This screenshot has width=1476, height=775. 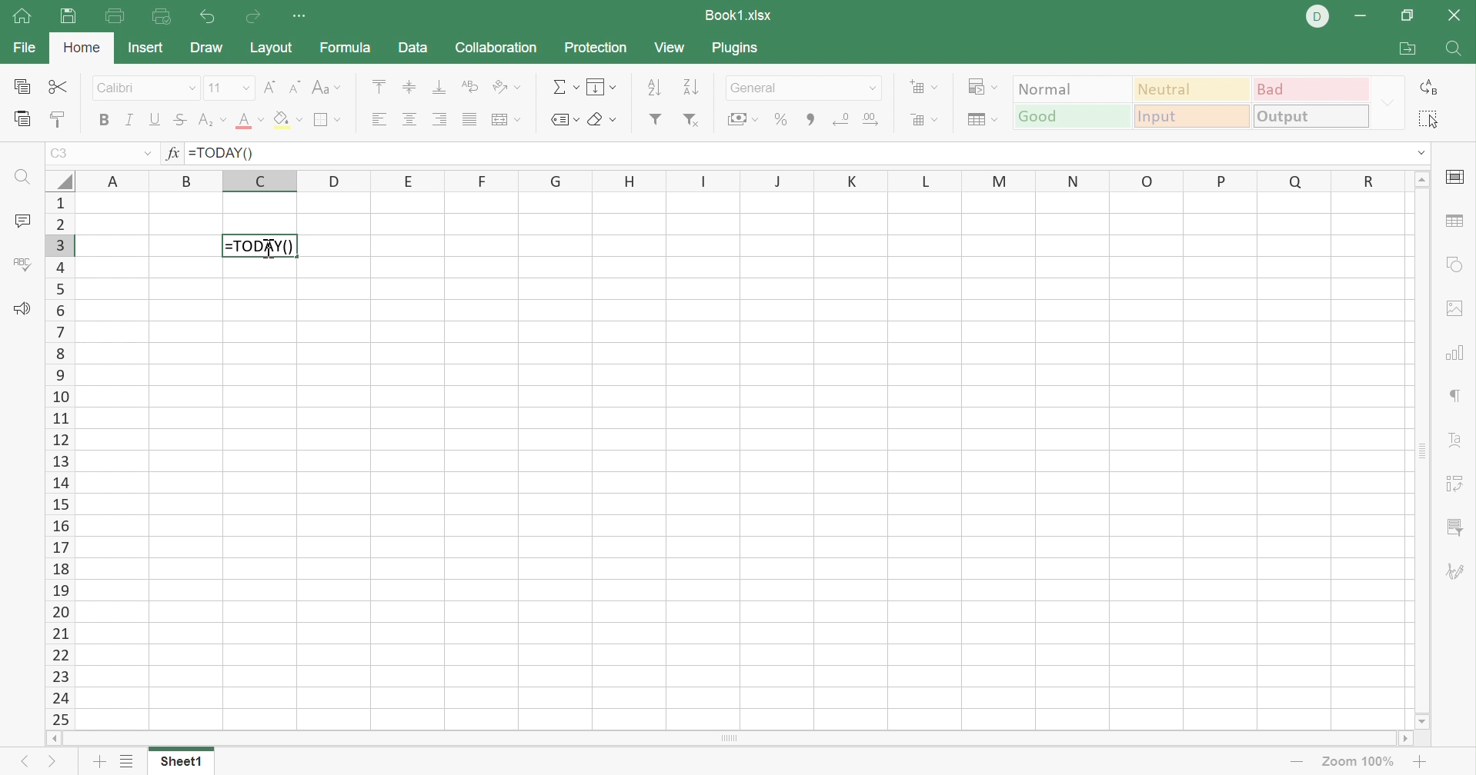 What do you see at coordinates (267, 88) in the screenshot?
I see `Increment font size` at bounding box center [267, 88].